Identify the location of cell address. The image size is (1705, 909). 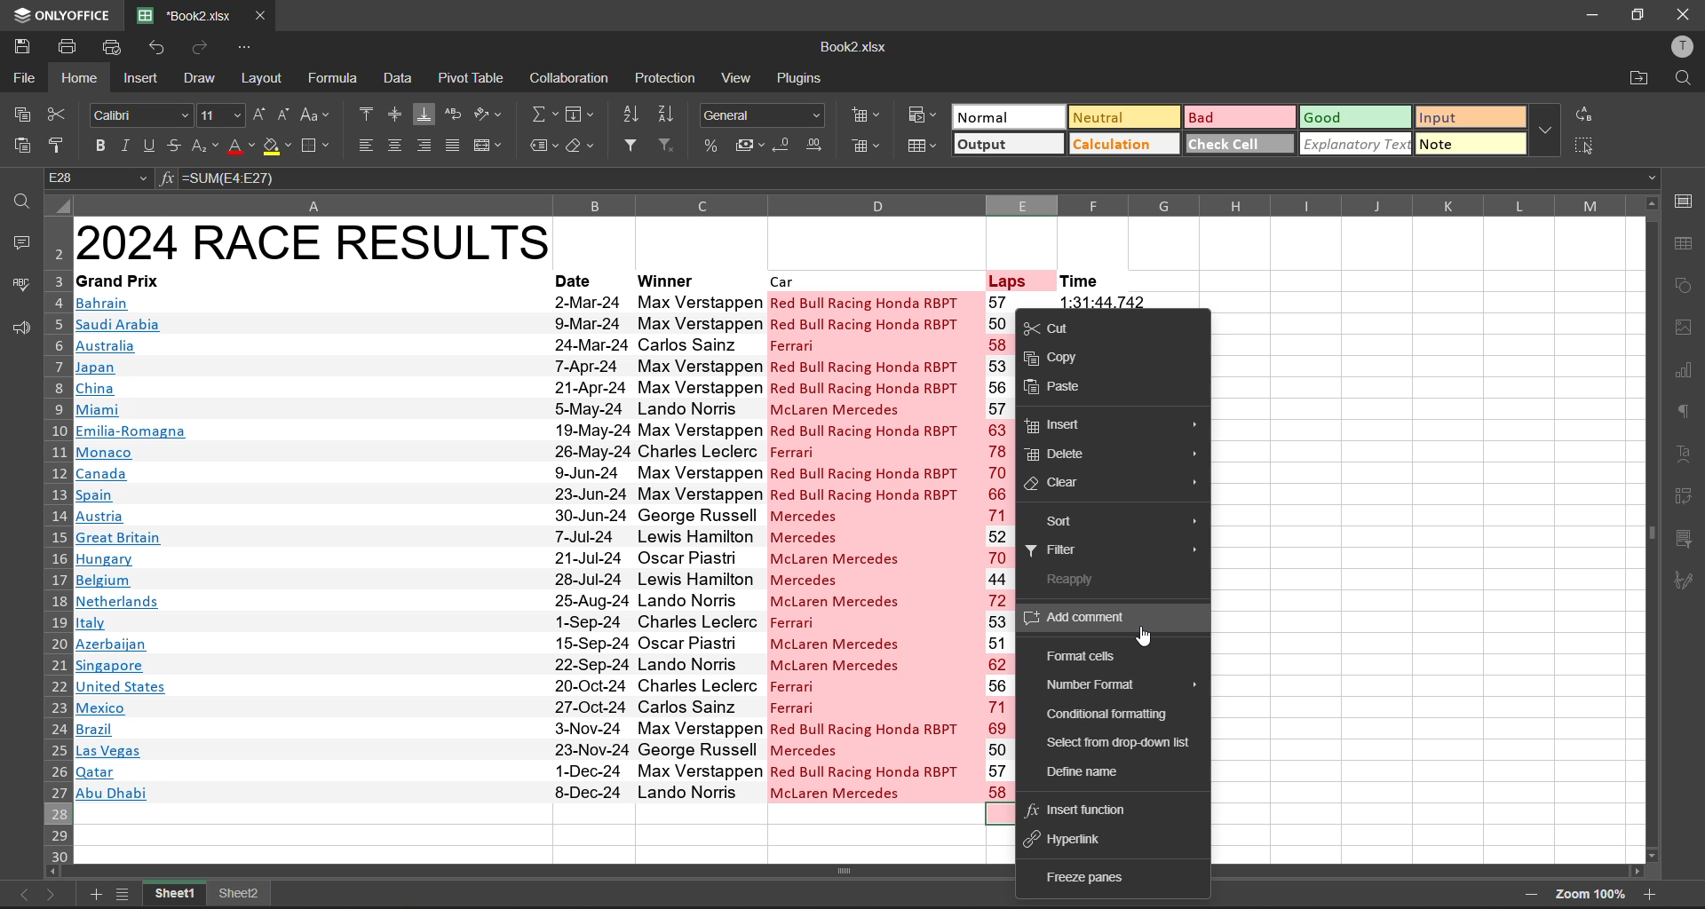
(97, 177).